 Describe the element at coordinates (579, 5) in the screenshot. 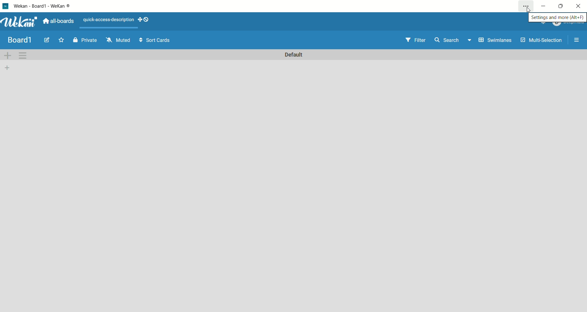

I see `close` at that location.